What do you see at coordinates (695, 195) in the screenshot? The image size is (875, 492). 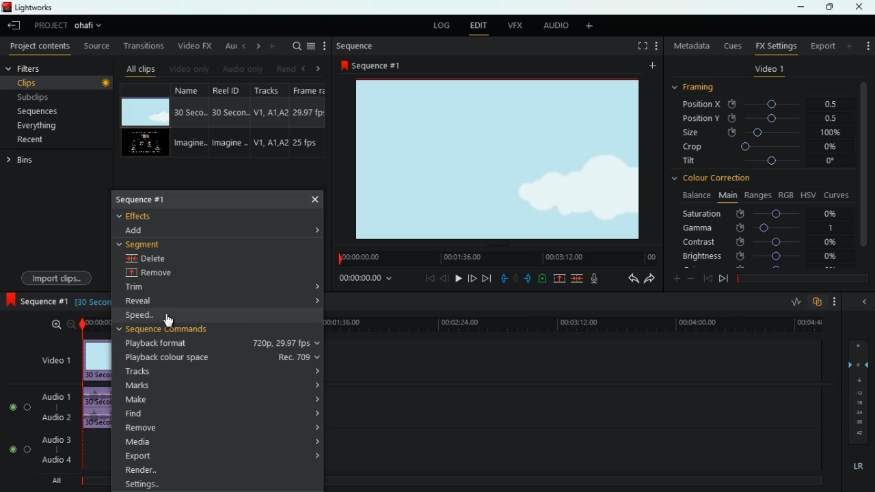 I see `balance` at bounding box center [695, 195].